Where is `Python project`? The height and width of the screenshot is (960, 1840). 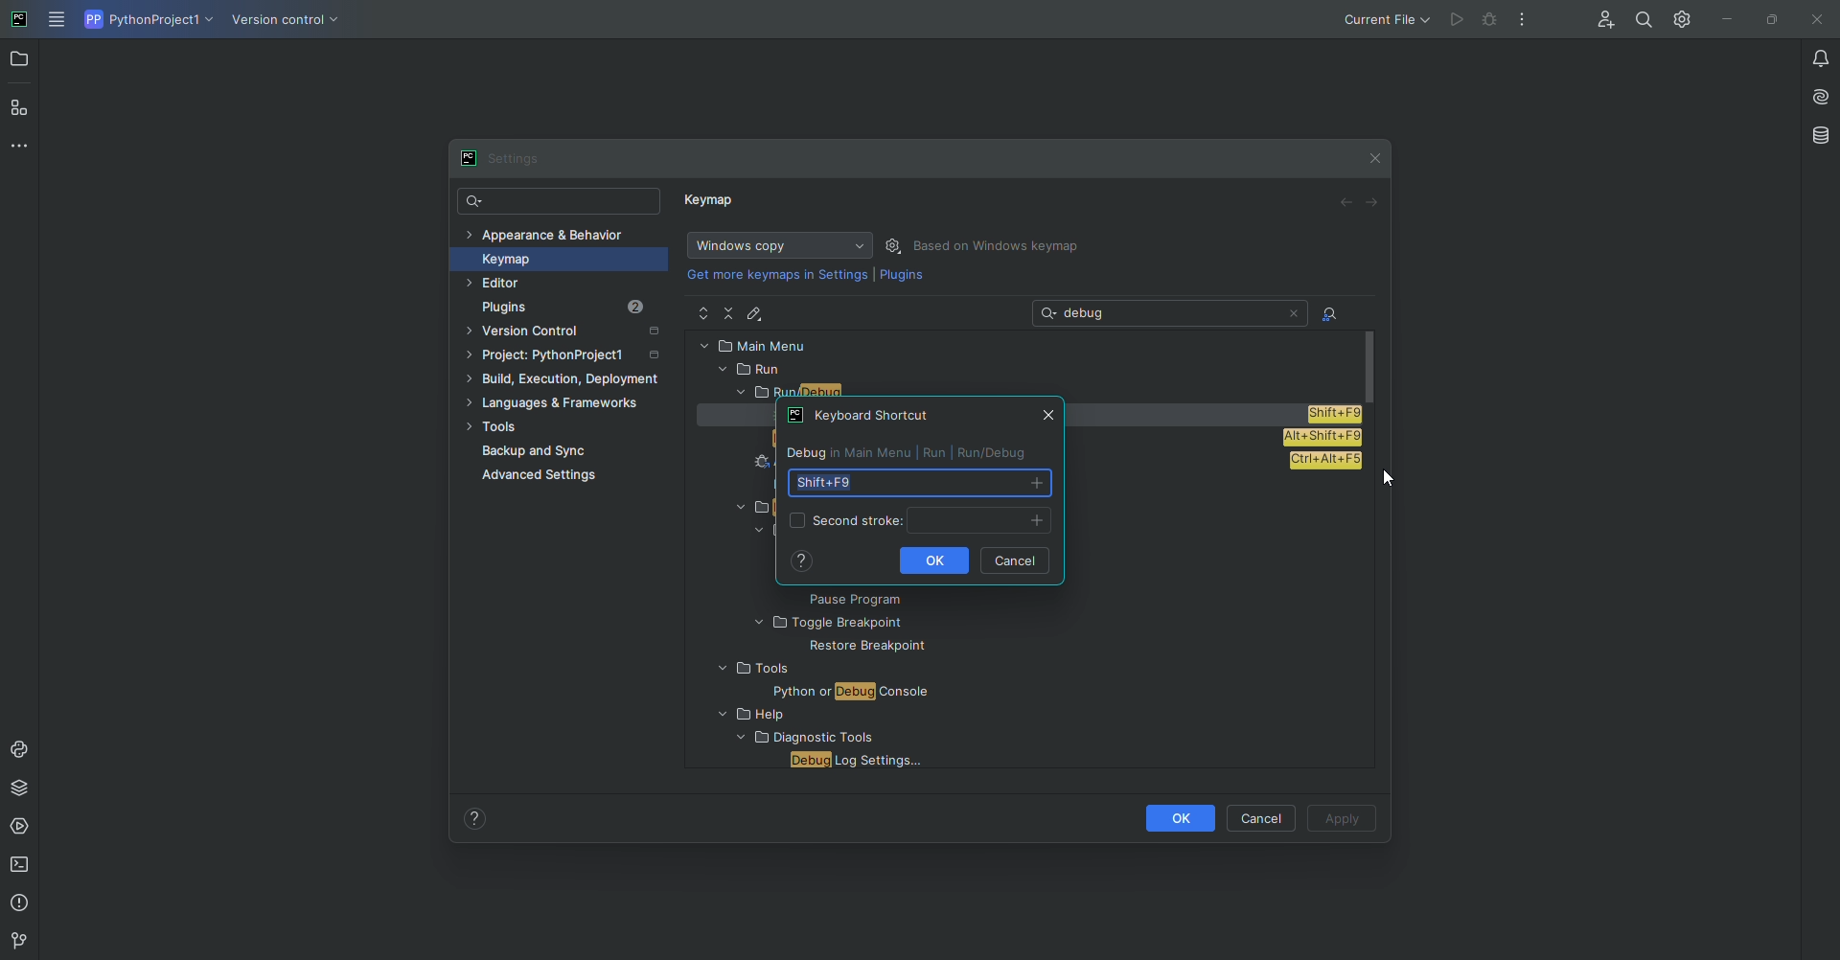 Python project is located at coordinates (147, 20).